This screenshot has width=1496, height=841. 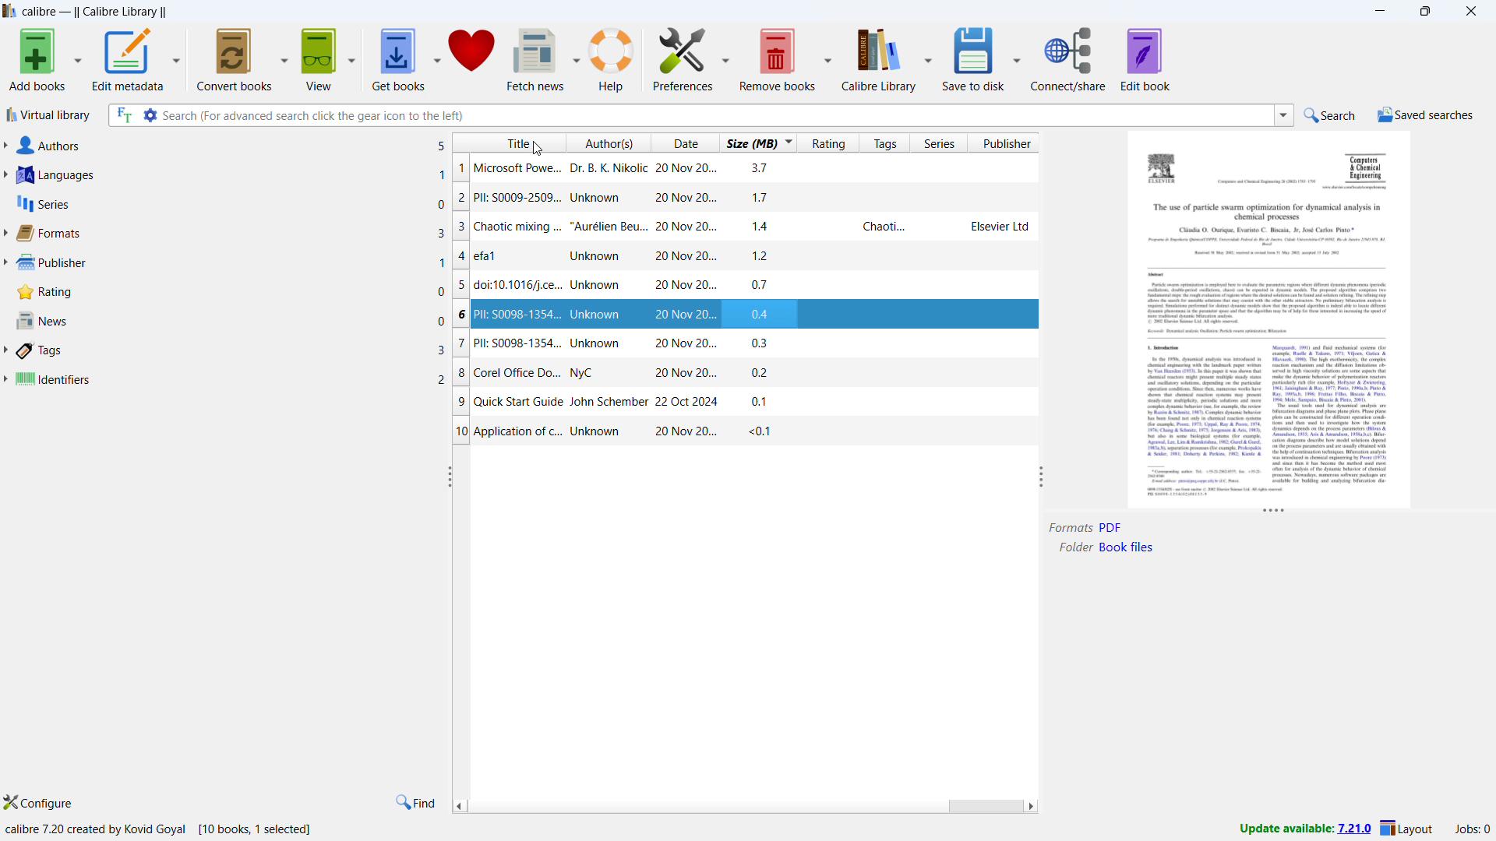 What do you see at coordinates (461, 283) in the screenshot?
I see `5` at bounding box center [461, 283].